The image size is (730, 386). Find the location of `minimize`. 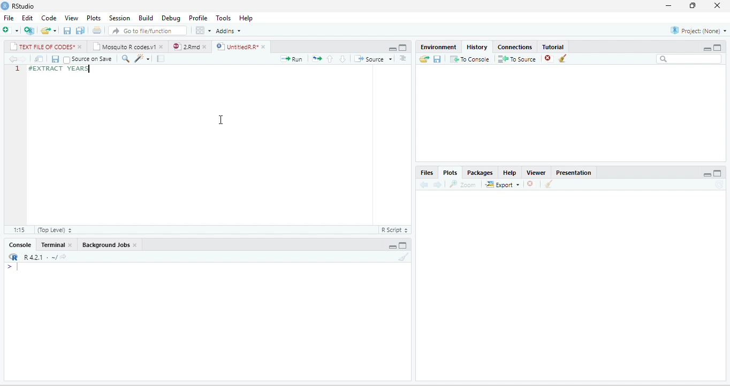

minimize is located at coordinates (392, 247).